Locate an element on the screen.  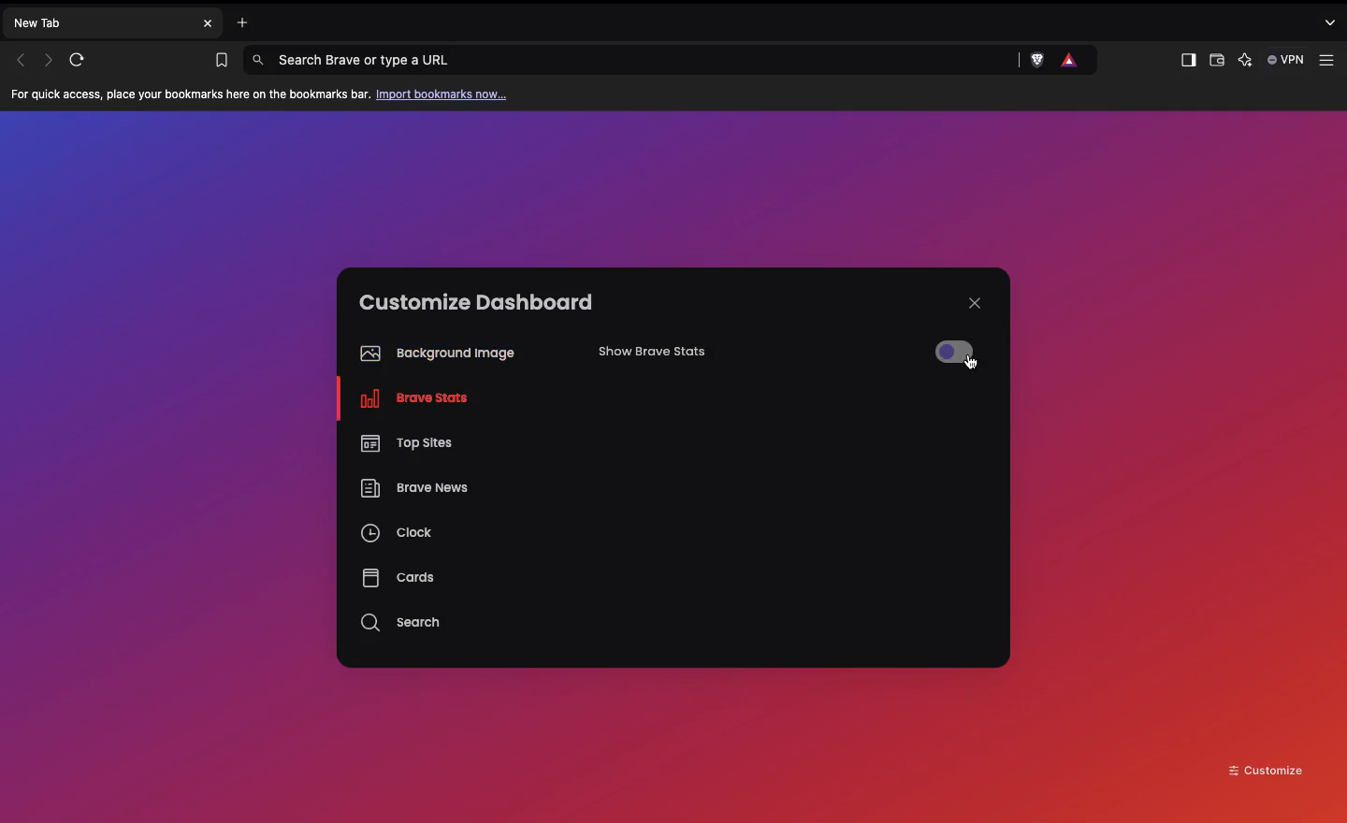
Close is located at coordinates (975, 303).